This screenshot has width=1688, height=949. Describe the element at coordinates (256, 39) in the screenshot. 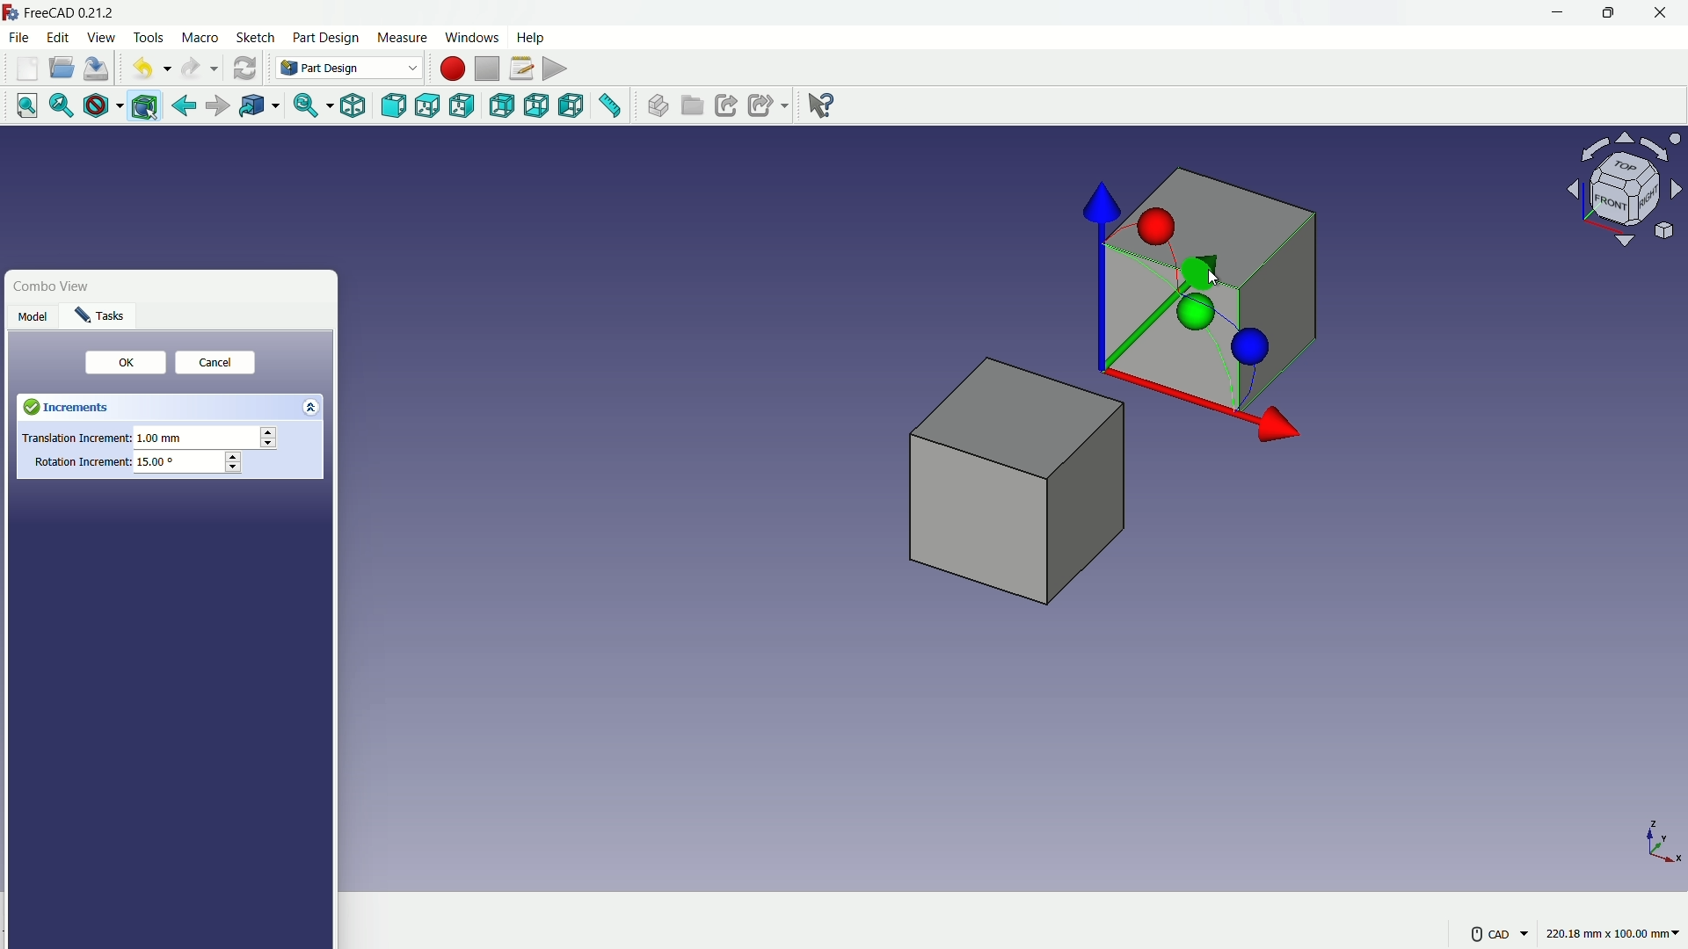

I see `sketch` at that location.